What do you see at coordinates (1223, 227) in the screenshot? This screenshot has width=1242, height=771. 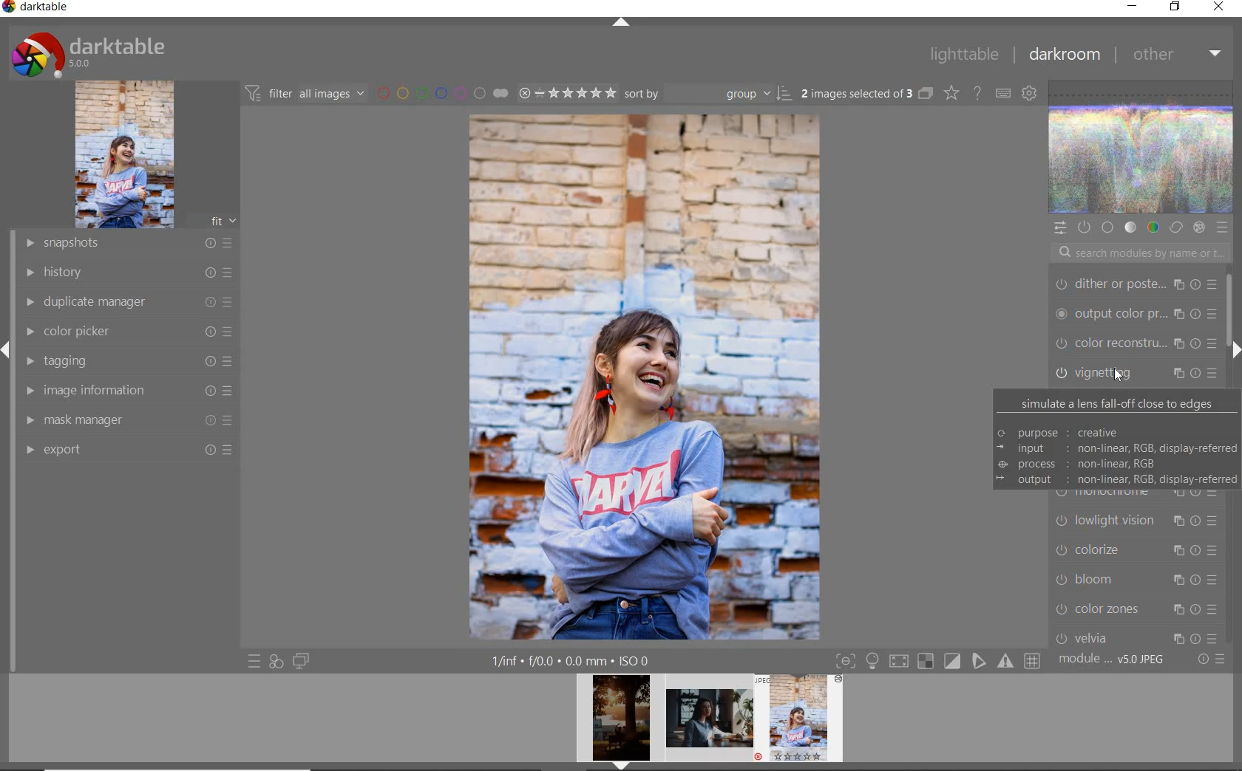 I see `preset` at bounding box center [1223, 227].